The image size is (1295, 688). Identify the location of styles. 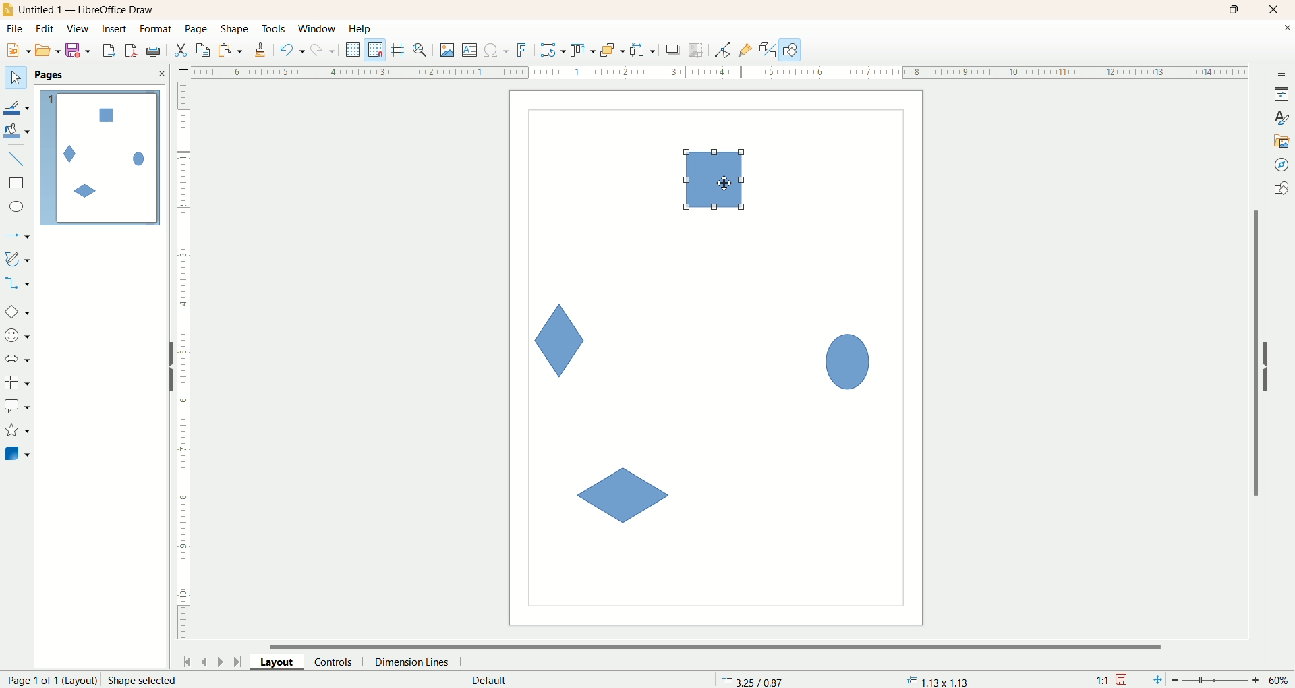
(1282, 116).